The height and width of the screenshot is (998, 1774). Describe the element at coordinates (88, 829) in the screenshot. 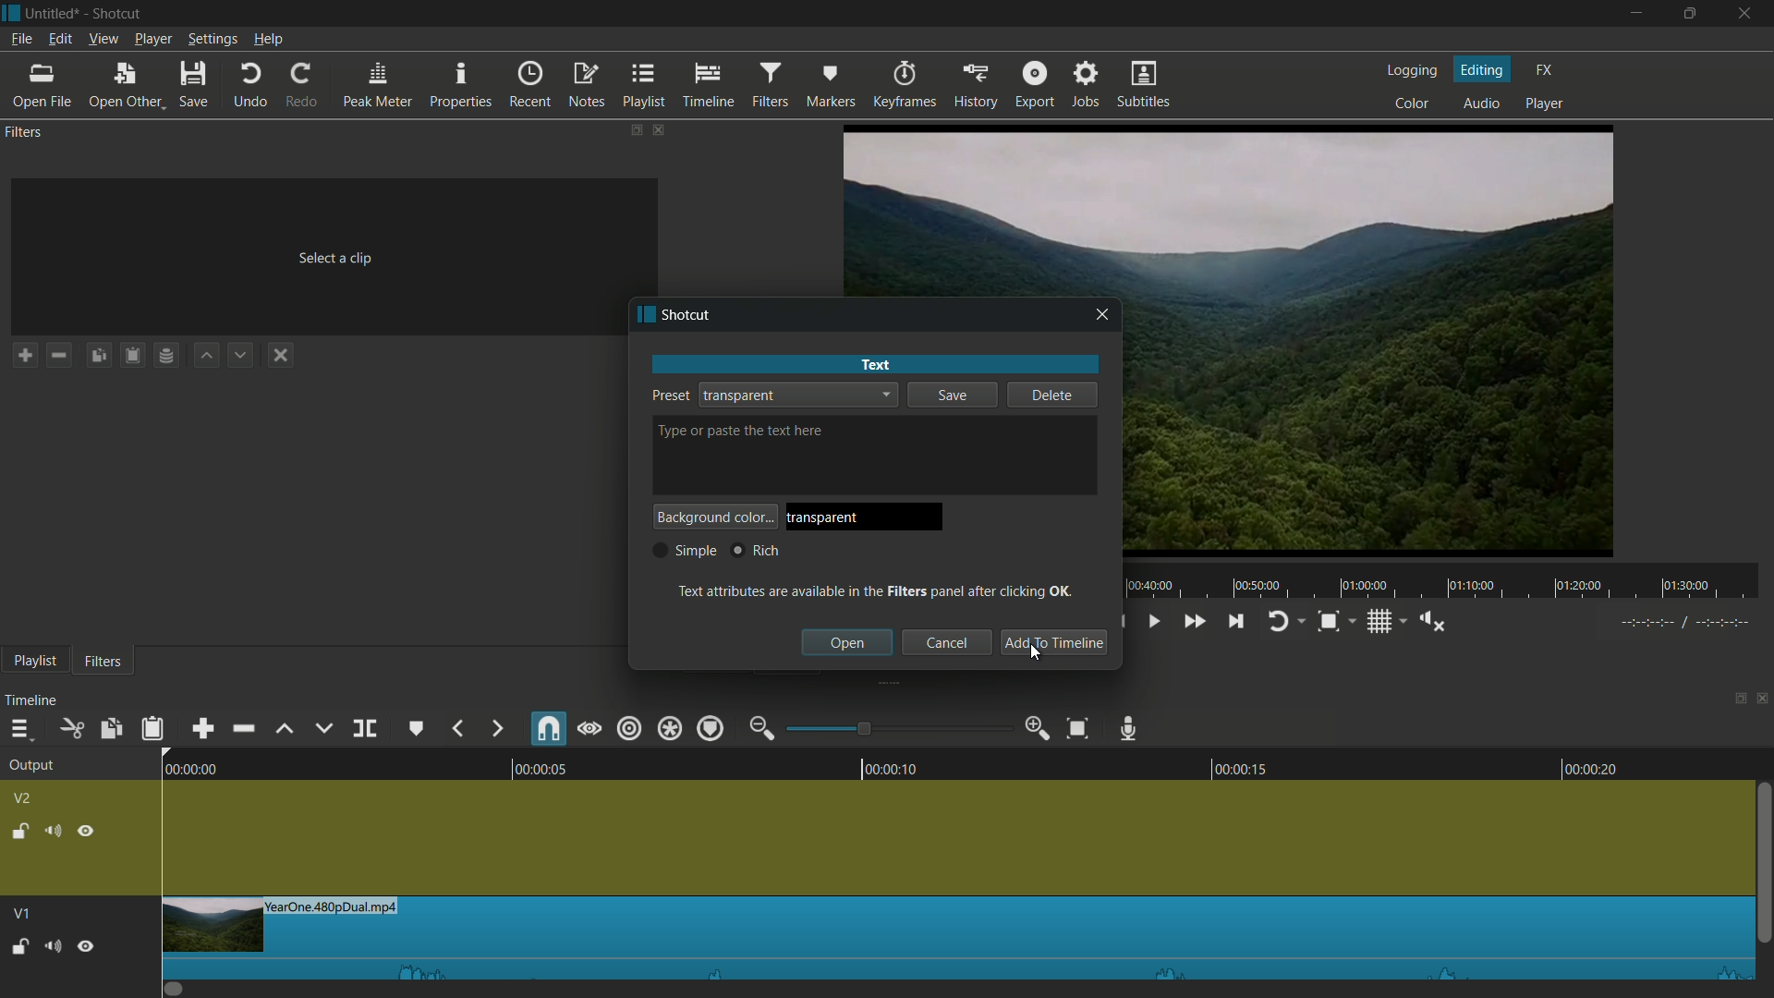

I see `hide` at that location.